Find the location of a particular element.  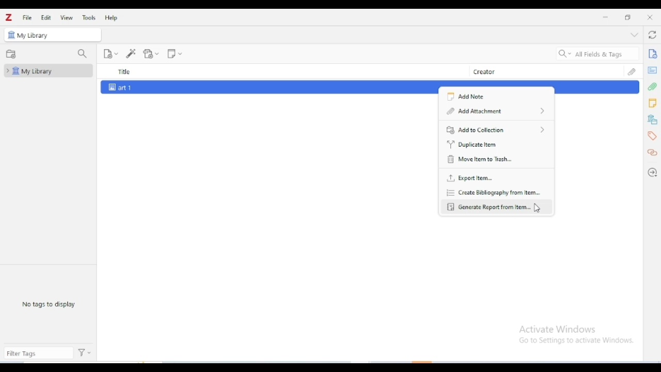

new item is located at coordinates (111, 54).